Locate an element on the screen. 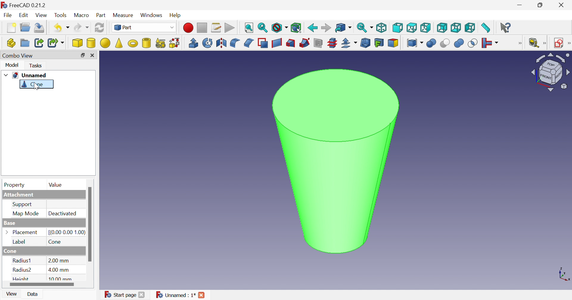 This screenshot has height=300, width=572. Unnamed : 1* is located at coordinates (176, 295).